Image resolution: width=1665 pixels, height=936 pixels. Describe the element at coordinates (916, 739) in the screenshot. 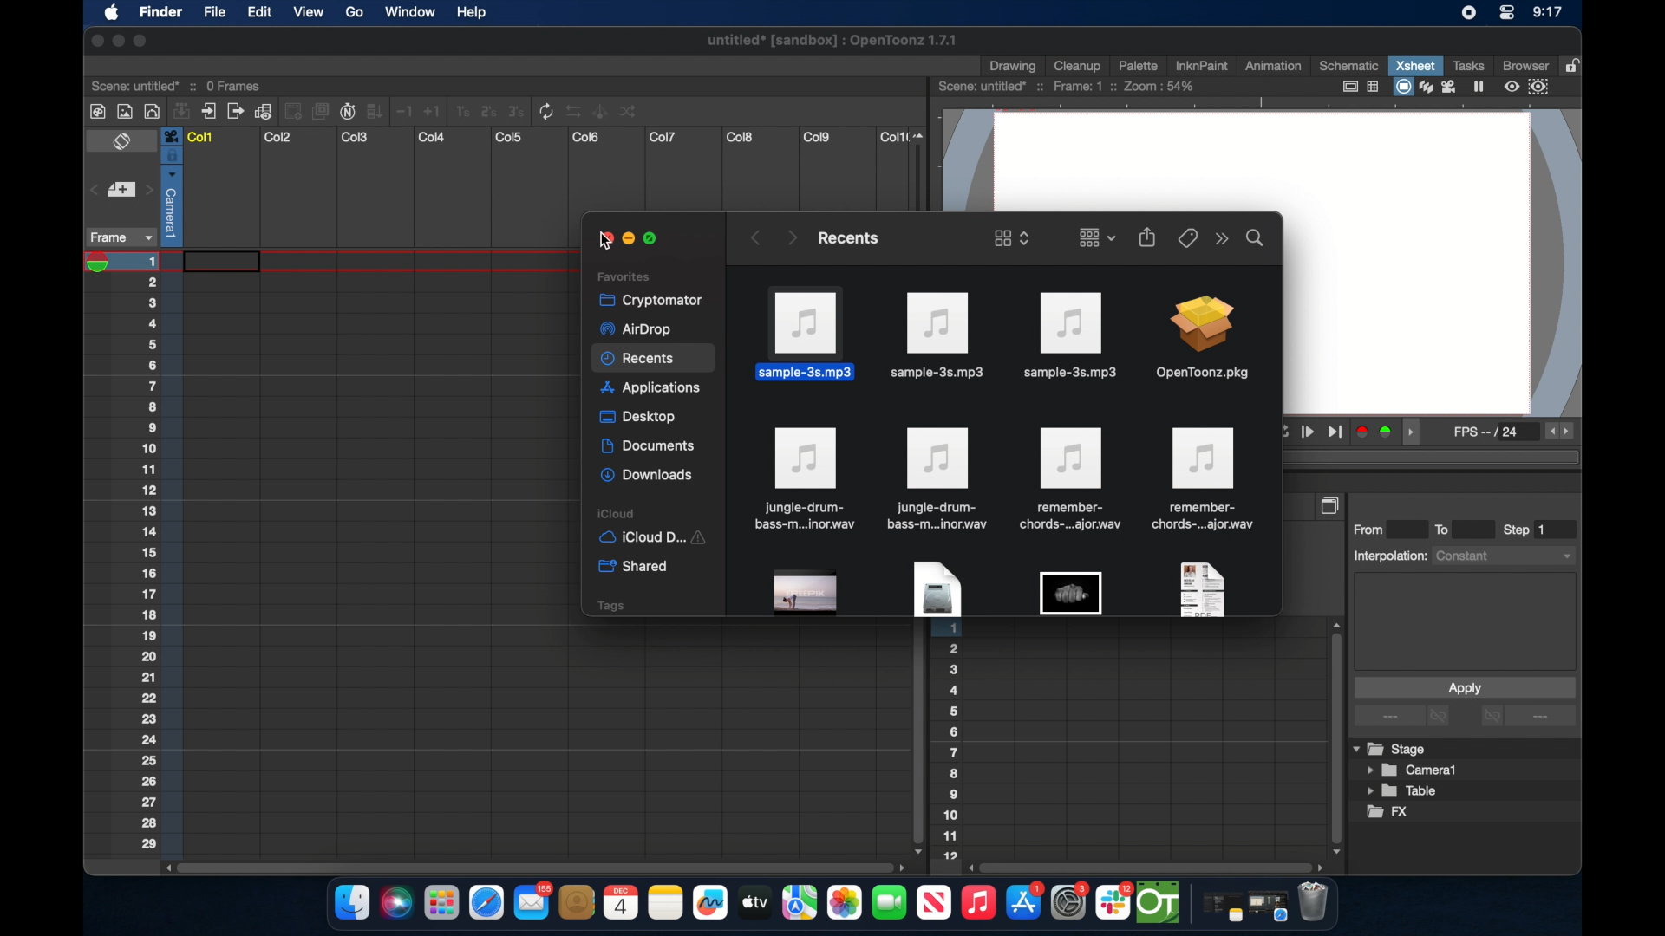

I see `scroll box` at that location.